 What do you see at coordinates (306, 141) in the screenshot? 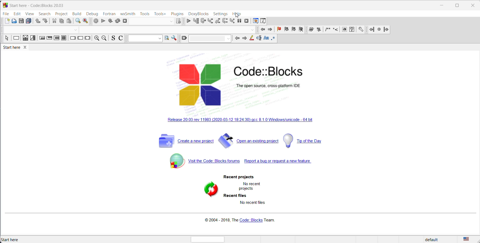
I see `tip of the day` at bounding box center [306, 141].